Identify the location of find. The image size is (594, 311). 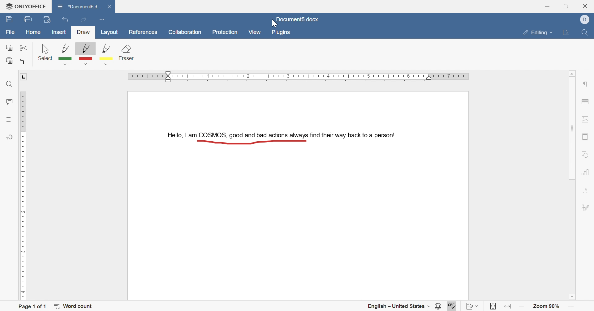
(584, 34).